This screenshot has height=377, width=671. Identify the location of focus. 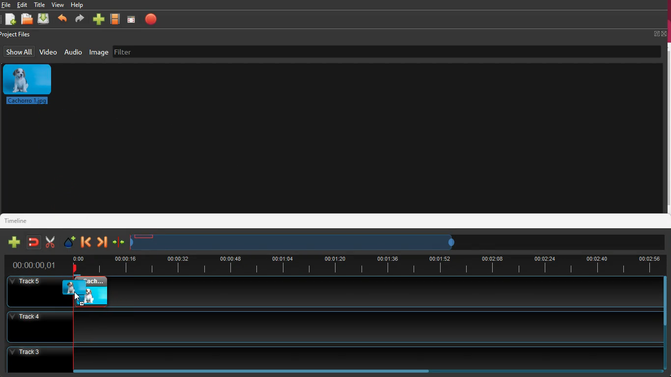
(132, 19).